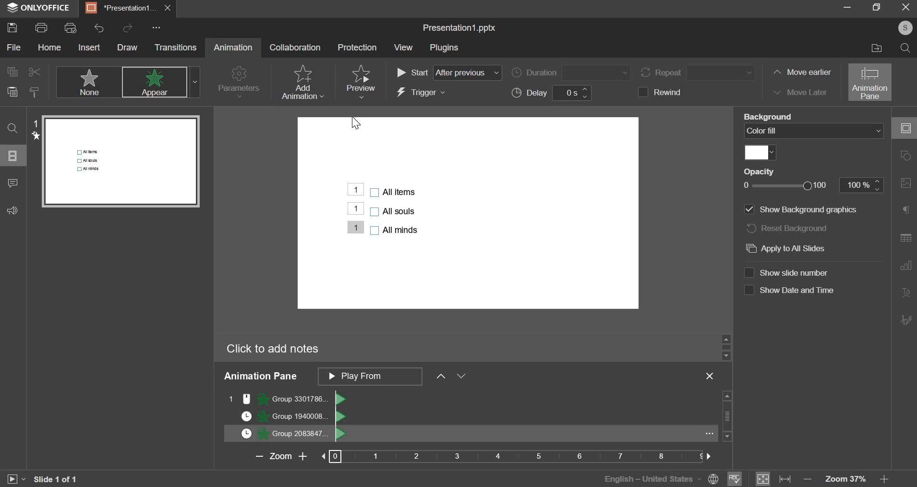  What do you see at coordinates (760, 153) in the screenshot?
I see `fill color` at bounding box center [760, 153].